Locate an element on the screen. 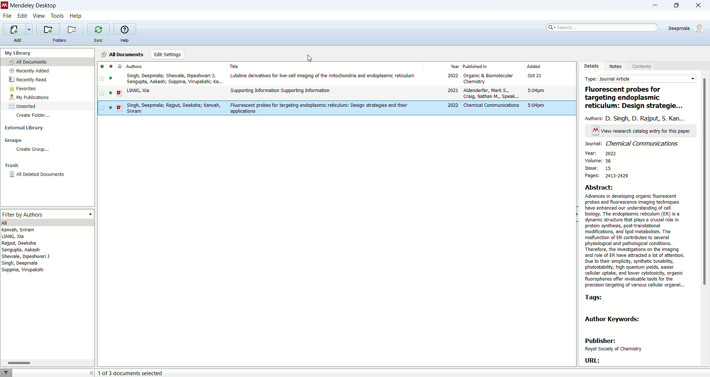 This screenshot has height=377, width=710. read/unread is located at coordinates (109, 108).